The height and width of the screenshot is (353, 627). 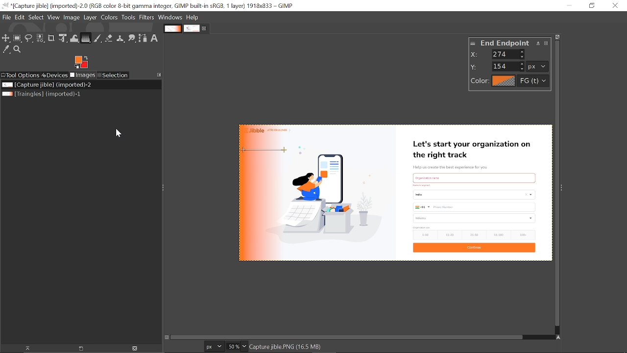 What do you see at coordinates (120, 38) in the screenshot?
I see `Clone tool` at bounding box center [120, 38].